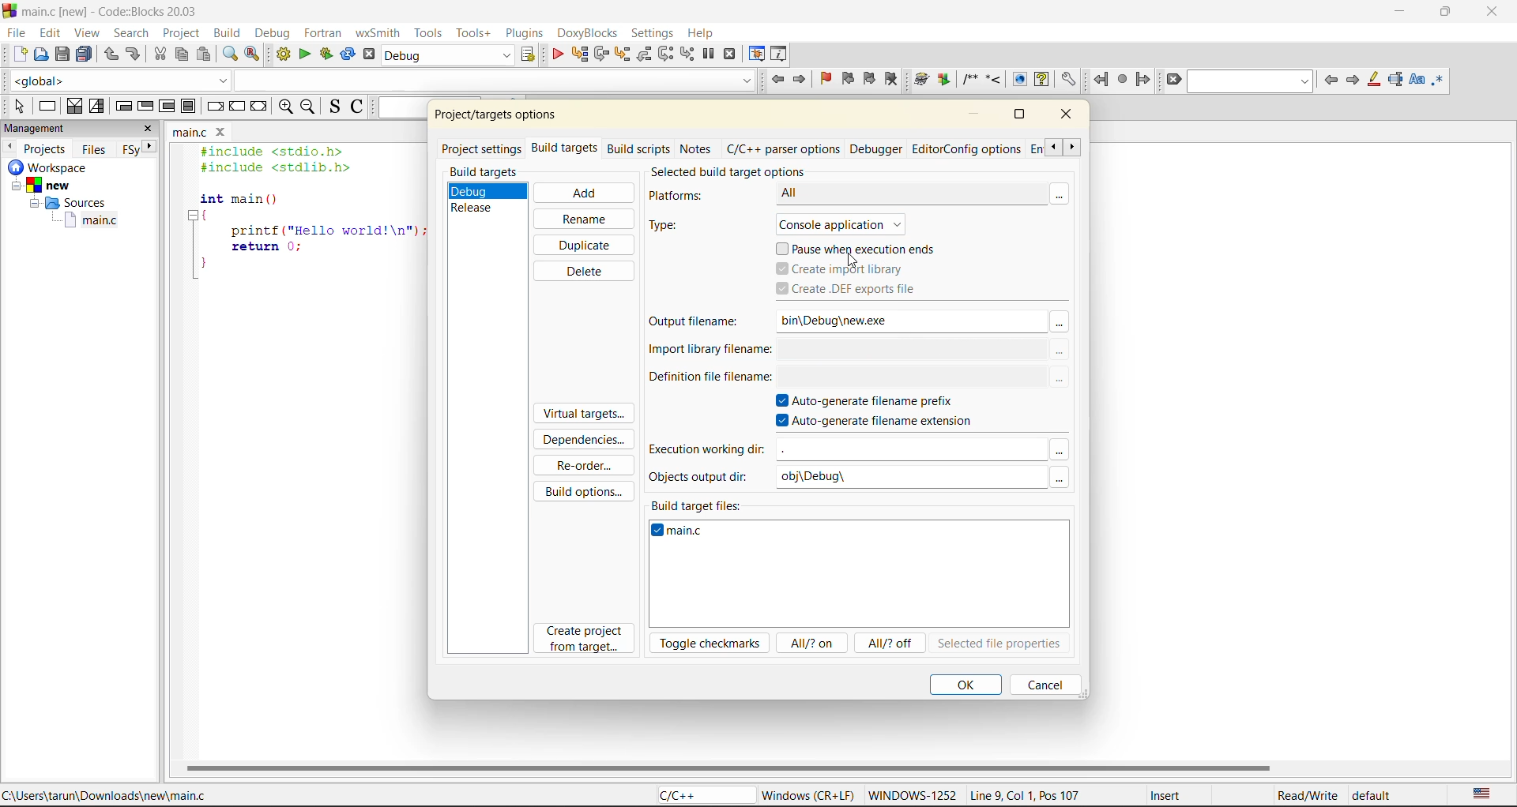 This screenshot has width=1517, height=807. I want to click on add, so click(582, 193).